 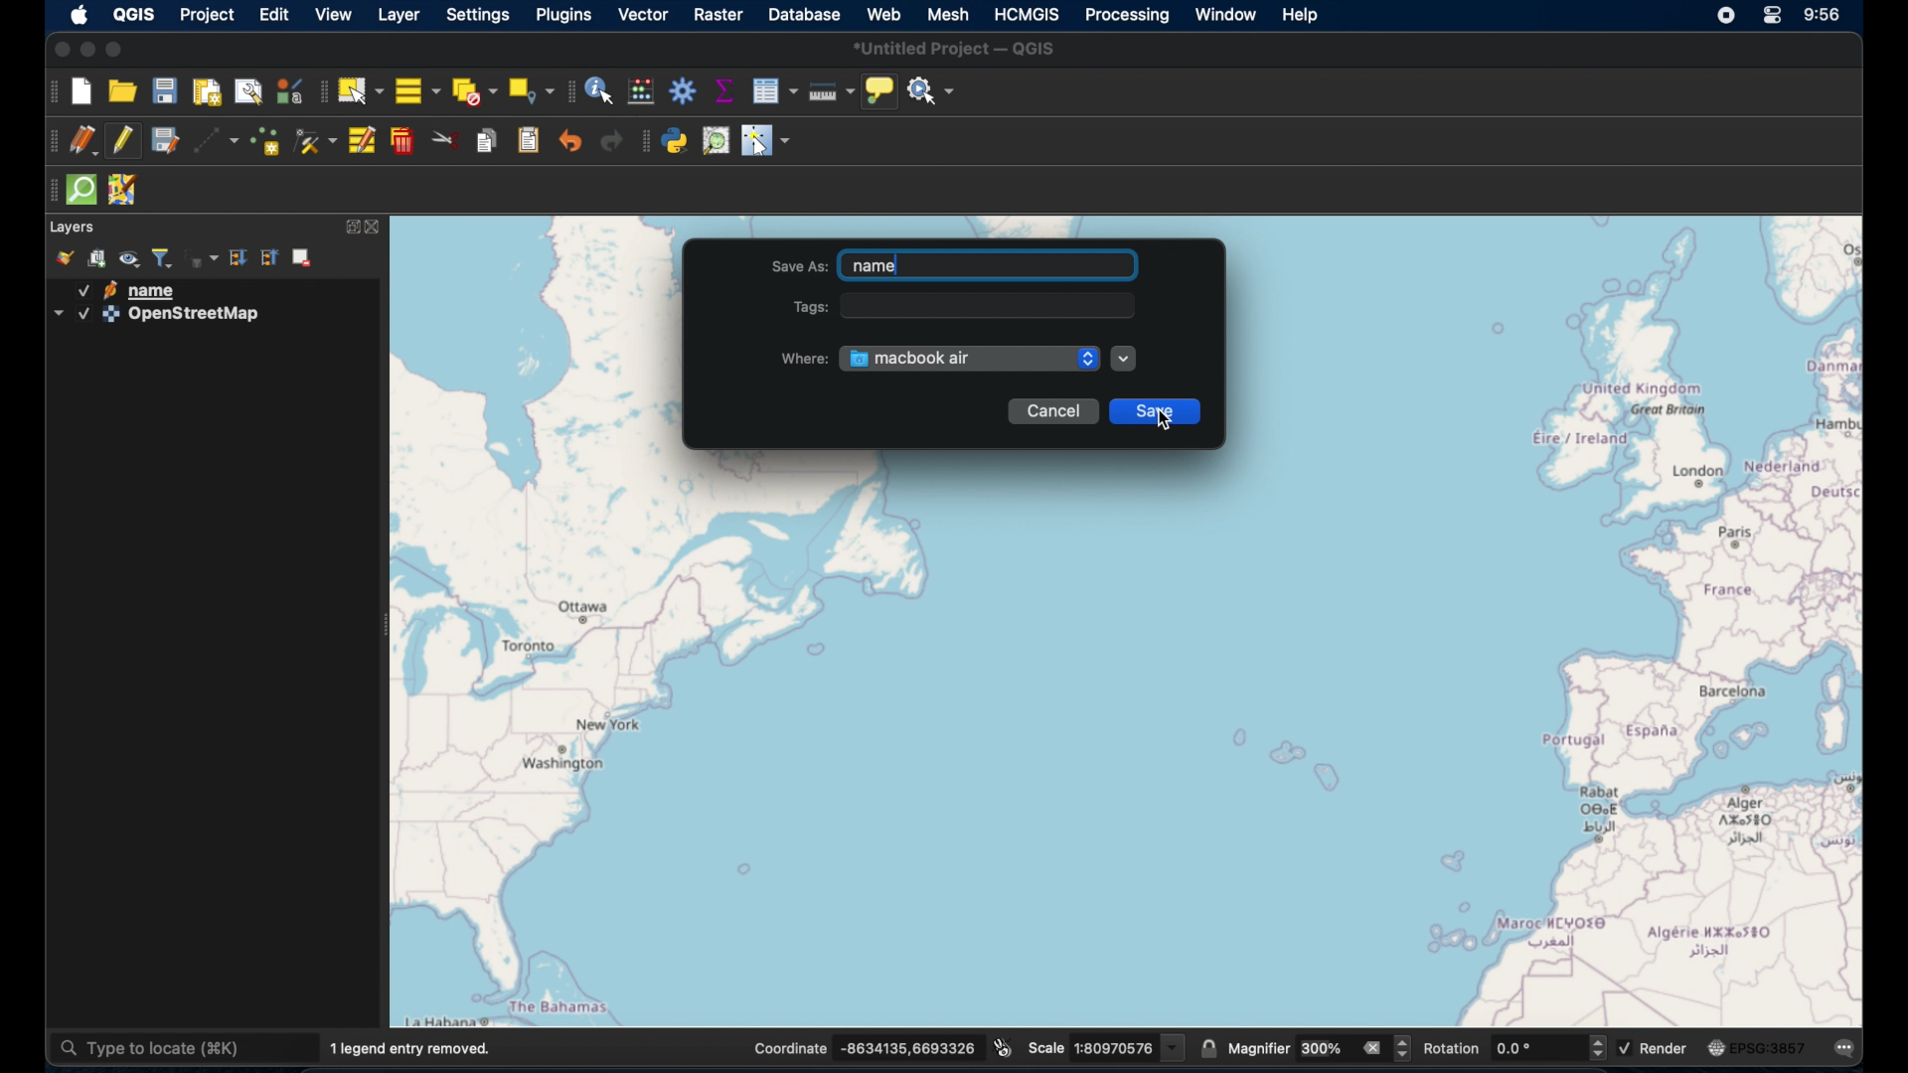 I want to click on expand all, so click(x=240, y=257).